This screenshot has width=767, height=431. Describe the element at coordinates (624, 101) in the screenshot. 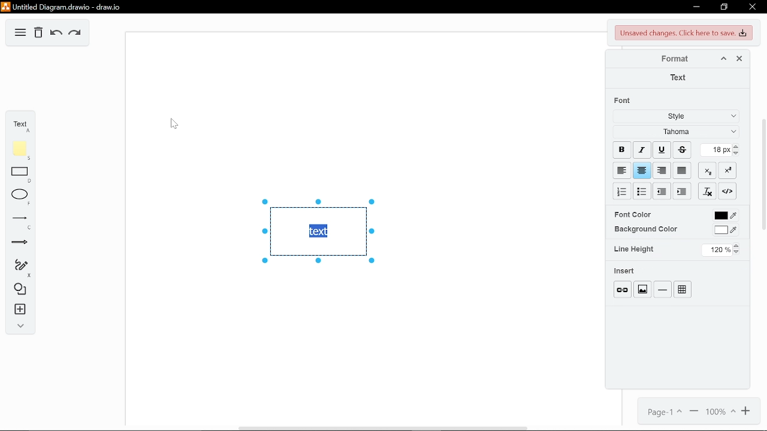

I see `font` at that location.